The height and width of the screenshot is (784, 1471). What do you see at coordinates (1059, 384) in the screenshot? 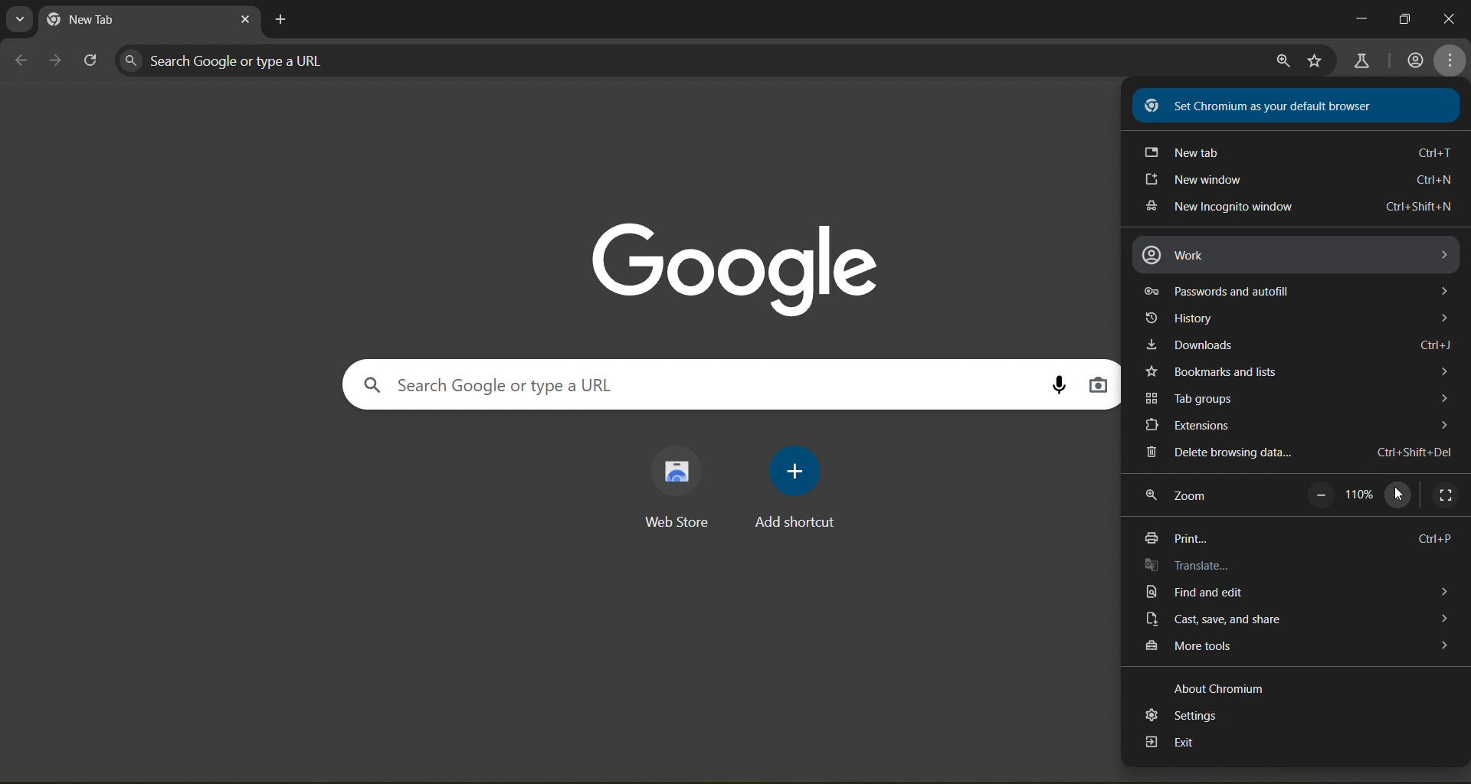
I see `voice search` at bounding box center [1059, 384].